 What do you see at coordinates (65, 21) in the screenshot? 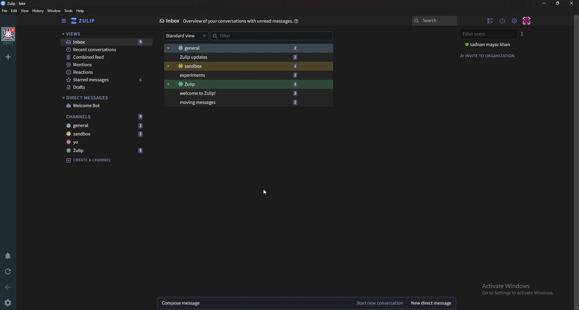
I see `Hide side bar` at bounding box center [65, 21].